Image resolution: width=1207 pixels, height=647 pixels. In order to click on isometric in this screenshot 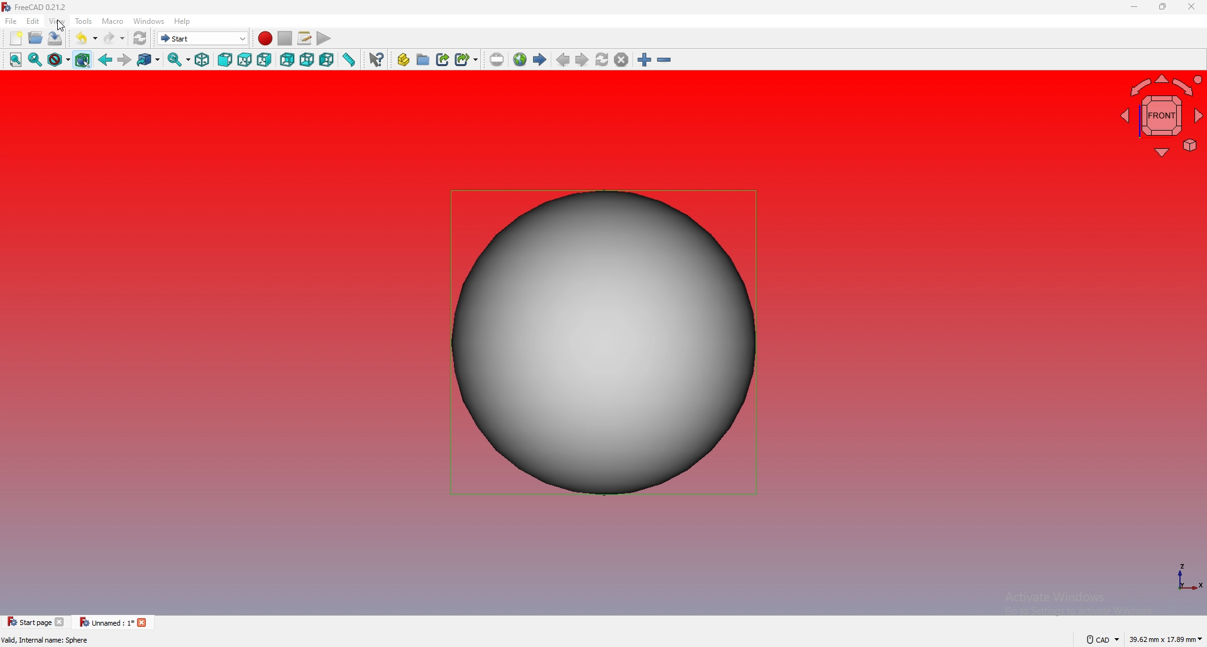, I will do `click(202, 60)`.